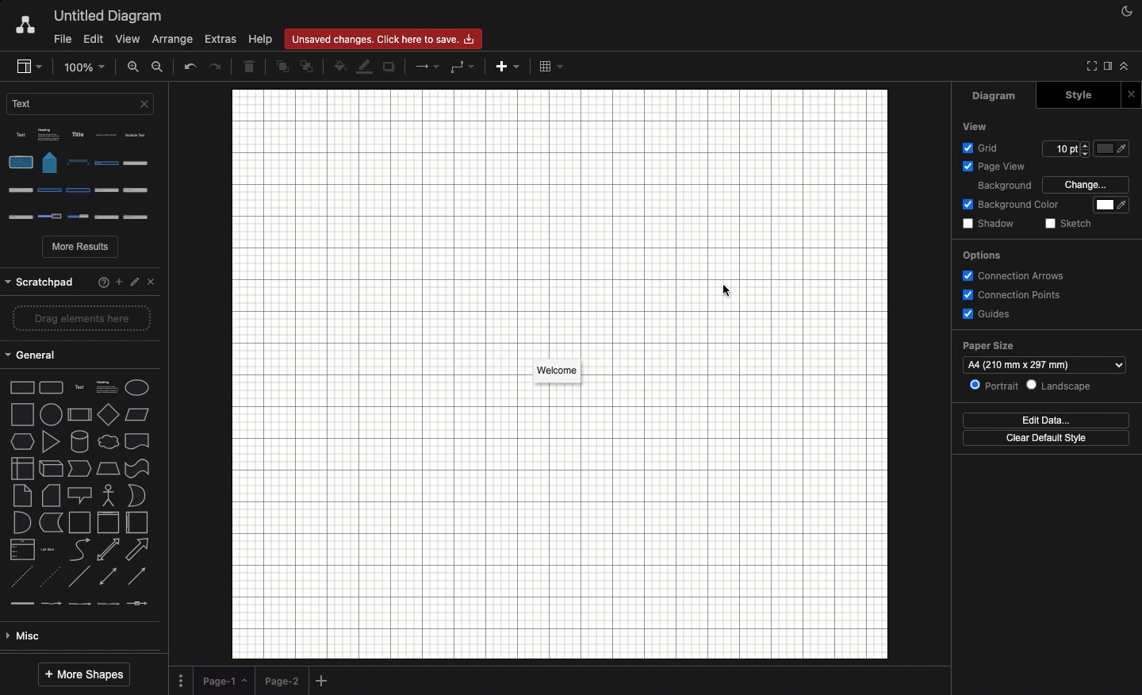 Image resolution: width=1142 pixels, height=695 pixels. I want to click on Edit, so click(92, 38).